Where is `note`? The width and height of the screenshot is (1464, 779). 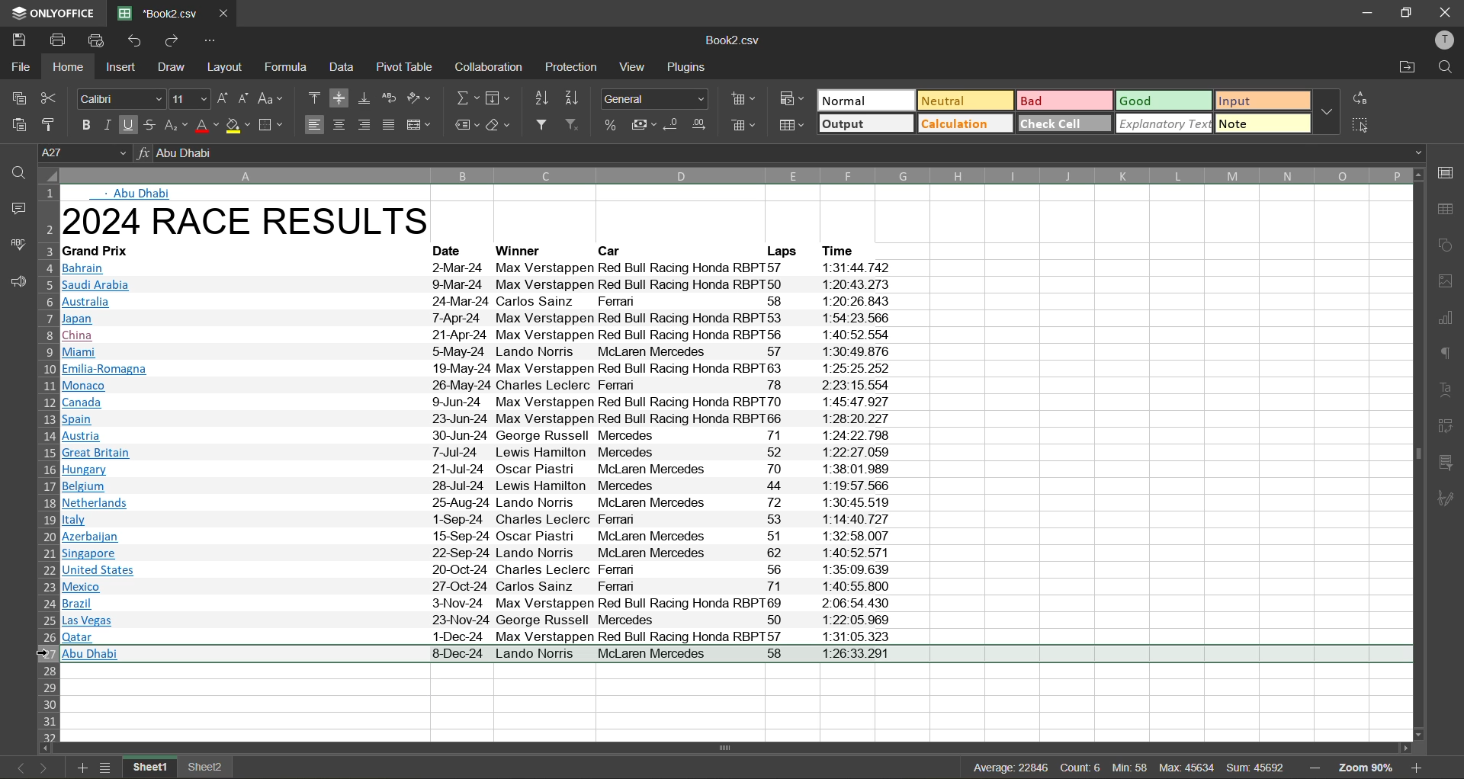 note is located at coordinates (1263, 124).